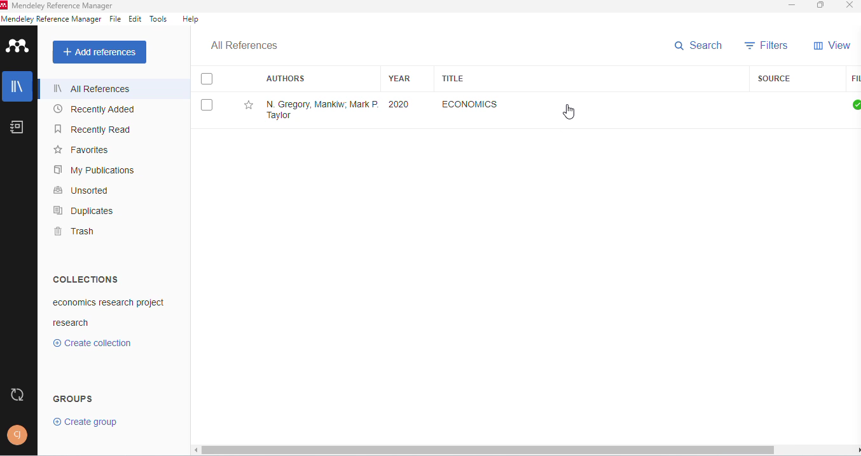 Image resolution: width=861 pixels, height=456 pixels. Describe the element at coordinates (321, 109) in the screenshot. I see `N. Gregory Mankiw, Mark P. Taylor` at that location.